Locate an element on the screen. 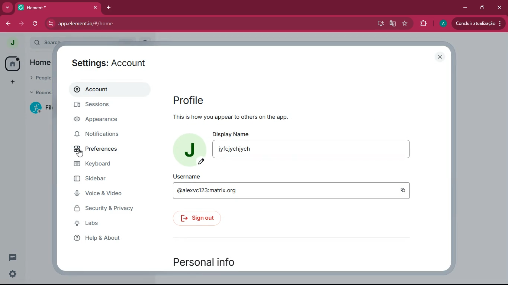 The image size is (508, 285). maximize is located at coordinates (483, 8).